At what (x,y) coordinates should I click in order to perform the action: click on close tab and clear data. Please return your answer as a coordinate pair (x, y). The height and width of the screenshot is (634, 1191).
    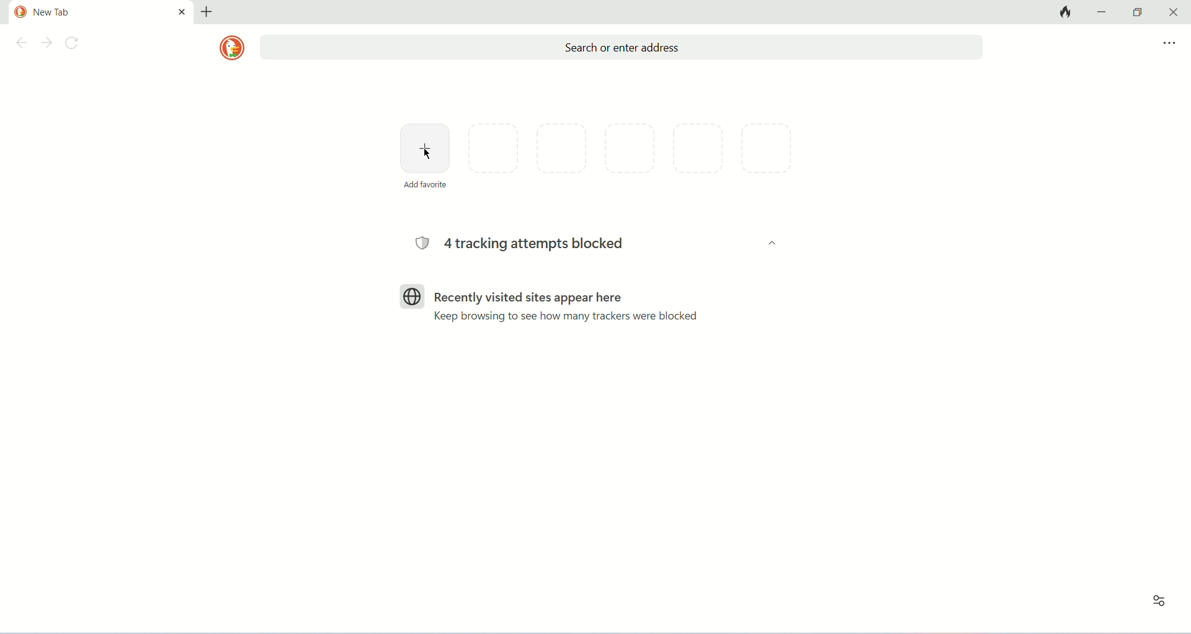
    Looking at the image, I should click on (1064, 12).